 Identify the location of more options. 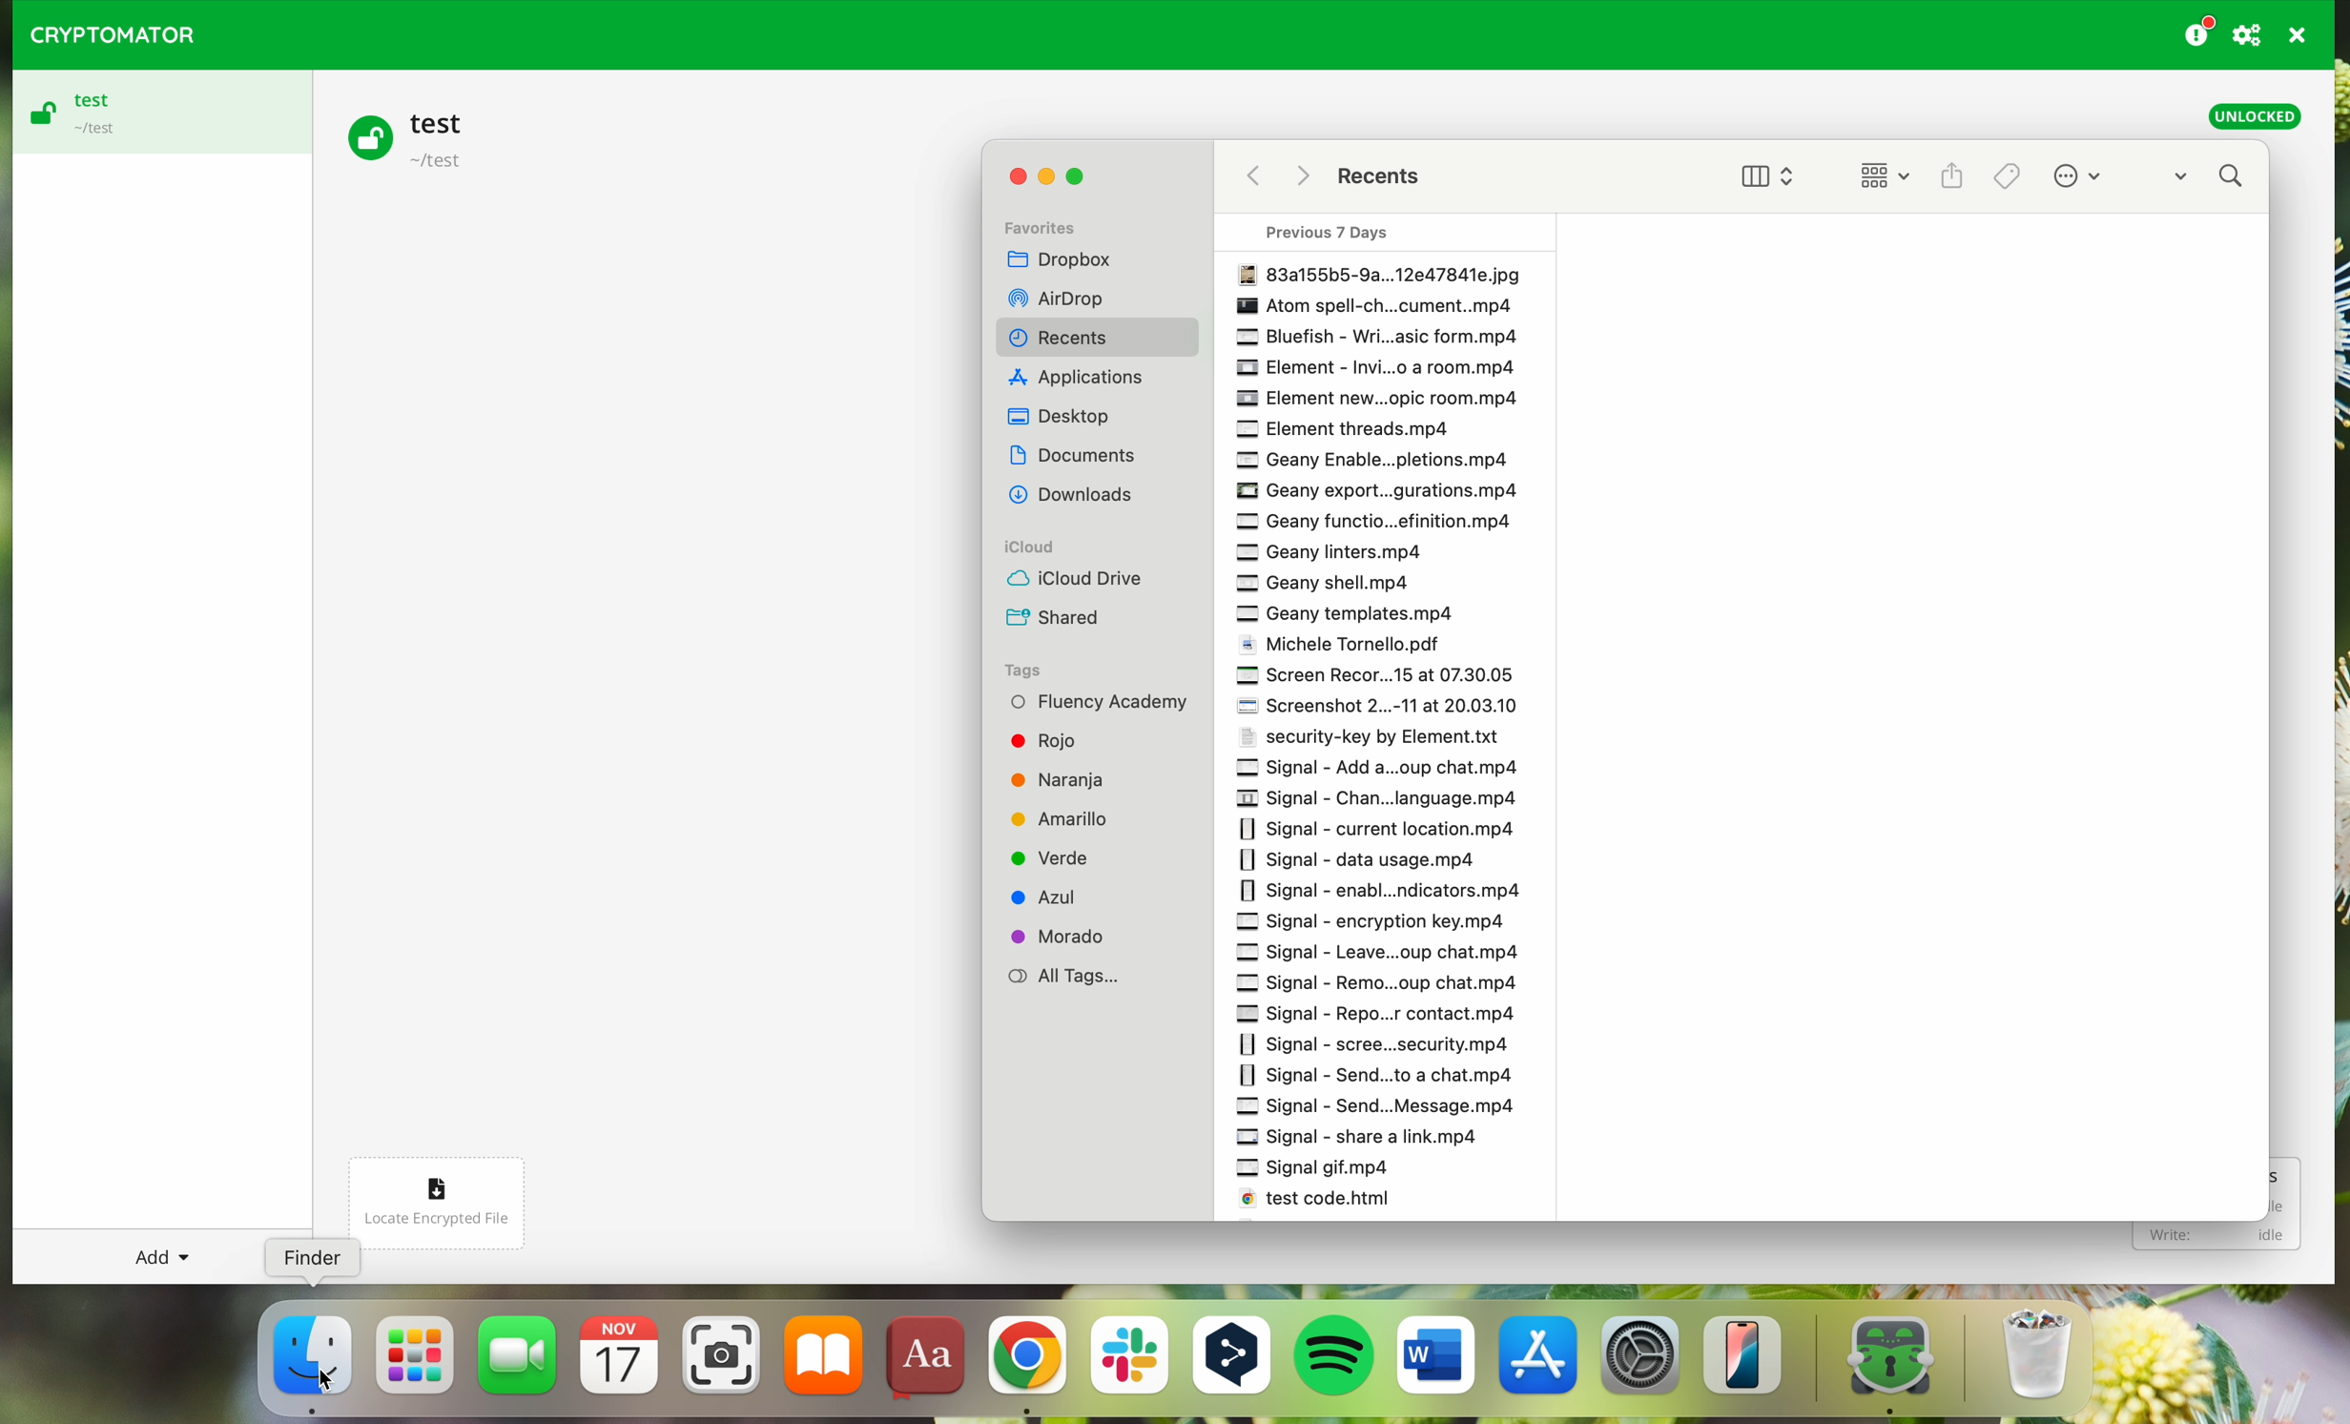
(2072, 177).